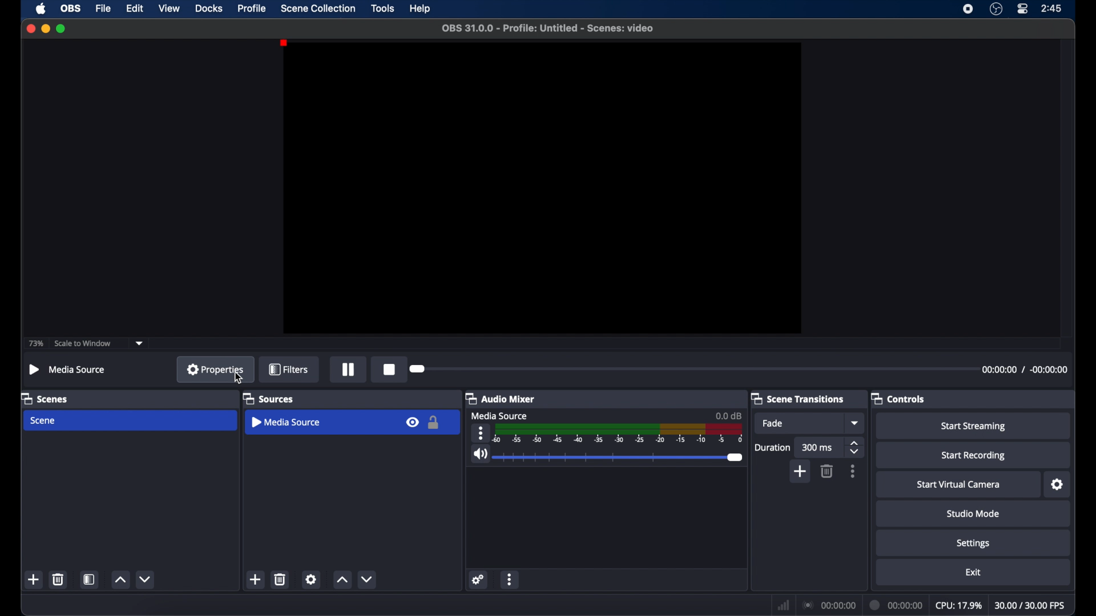 Image resolution: width=1096 pixels, height=616 pixels. What do you see at coordinates (1029, 605) in the screenshot?
I see `fps` at bounding box center [1029, 605].